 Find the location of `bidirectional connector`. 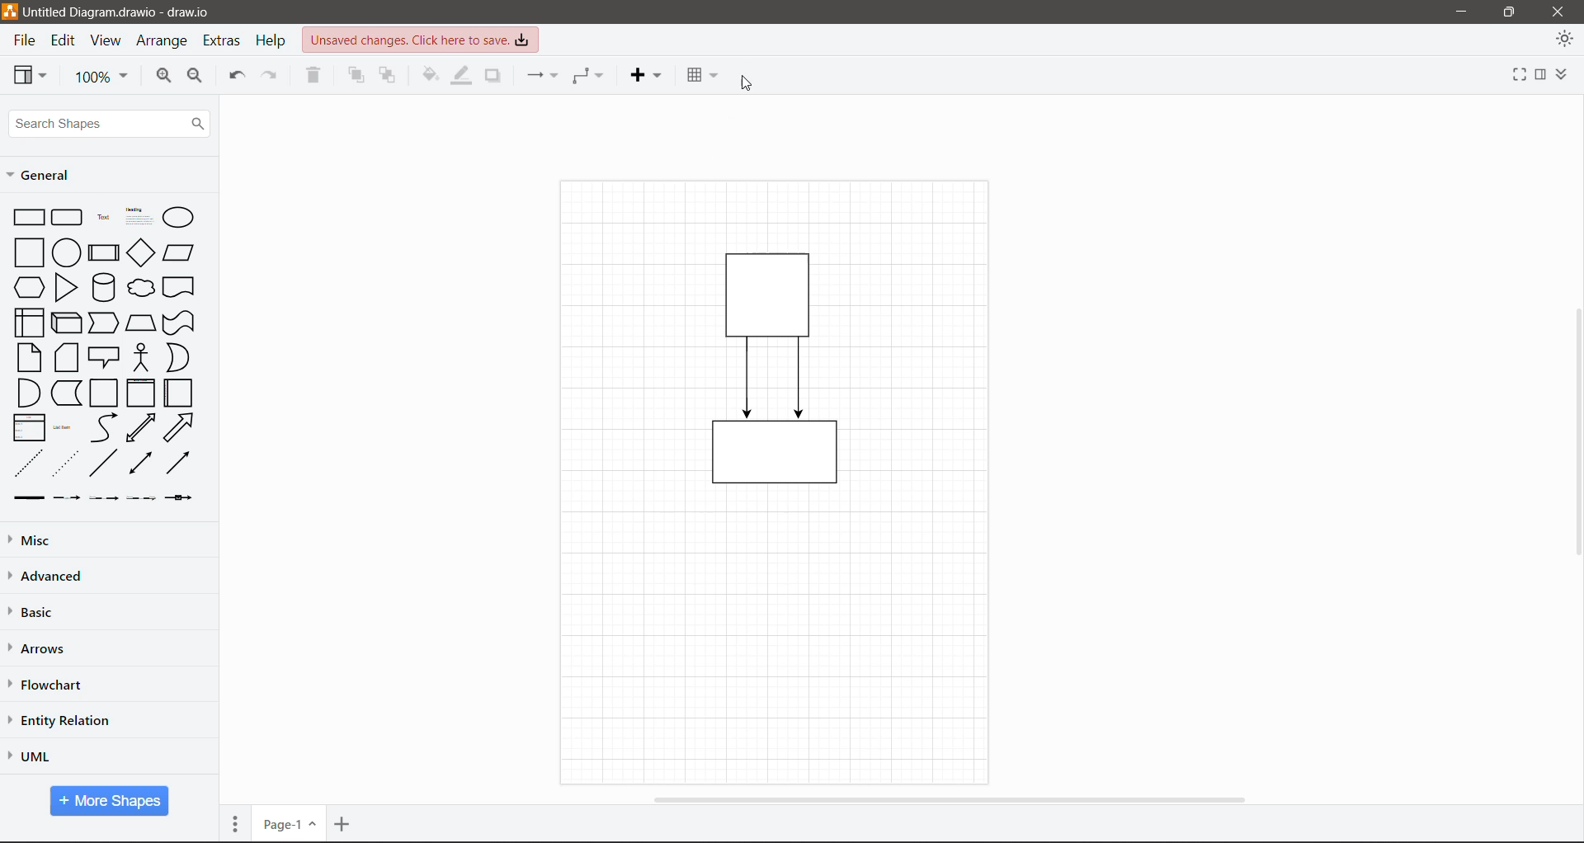

bidirectional connector is located at coordinates (139, 464).